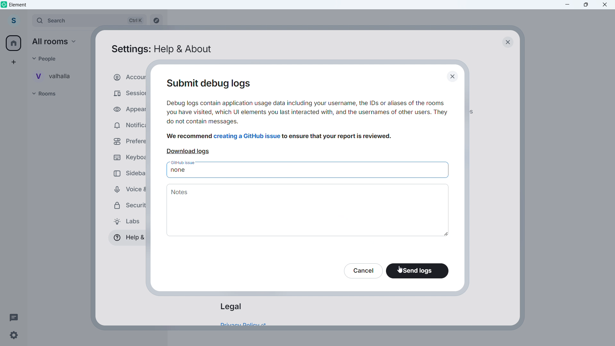 This screenshot has width=615, height=346. What do you see at coordinates (454, 77) in the screenshot?
I see `Close ` at bounding box center [454, 77].